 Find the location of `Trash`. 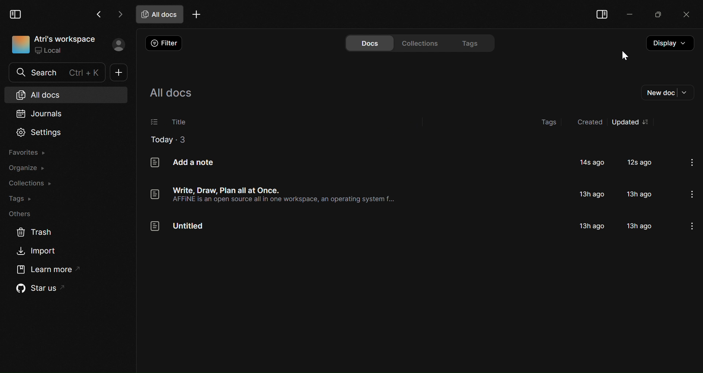

Trash is located at coordinates (31, 233).